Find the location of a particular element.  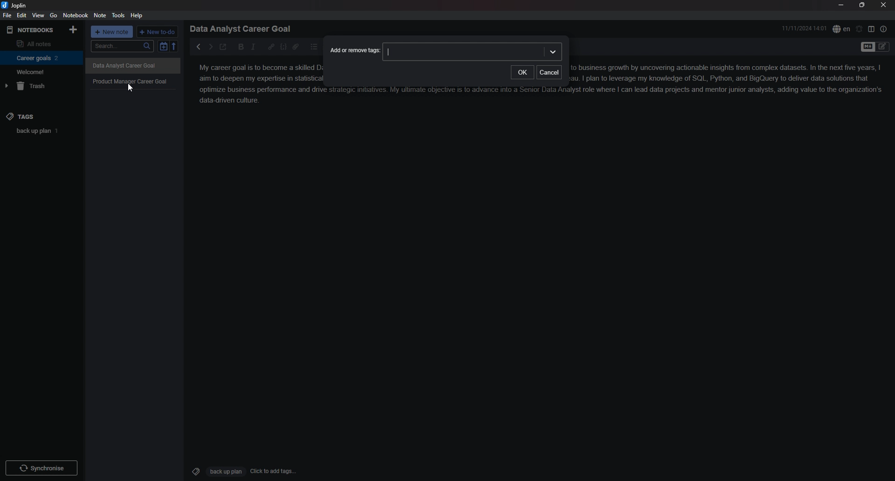

notebook is located at coordinates (76, 15).